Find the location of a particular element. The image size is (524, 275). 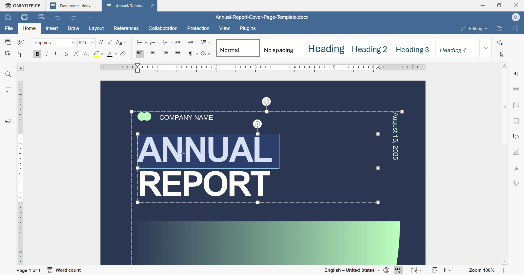

spell checking is located at coordinates (399, 270).